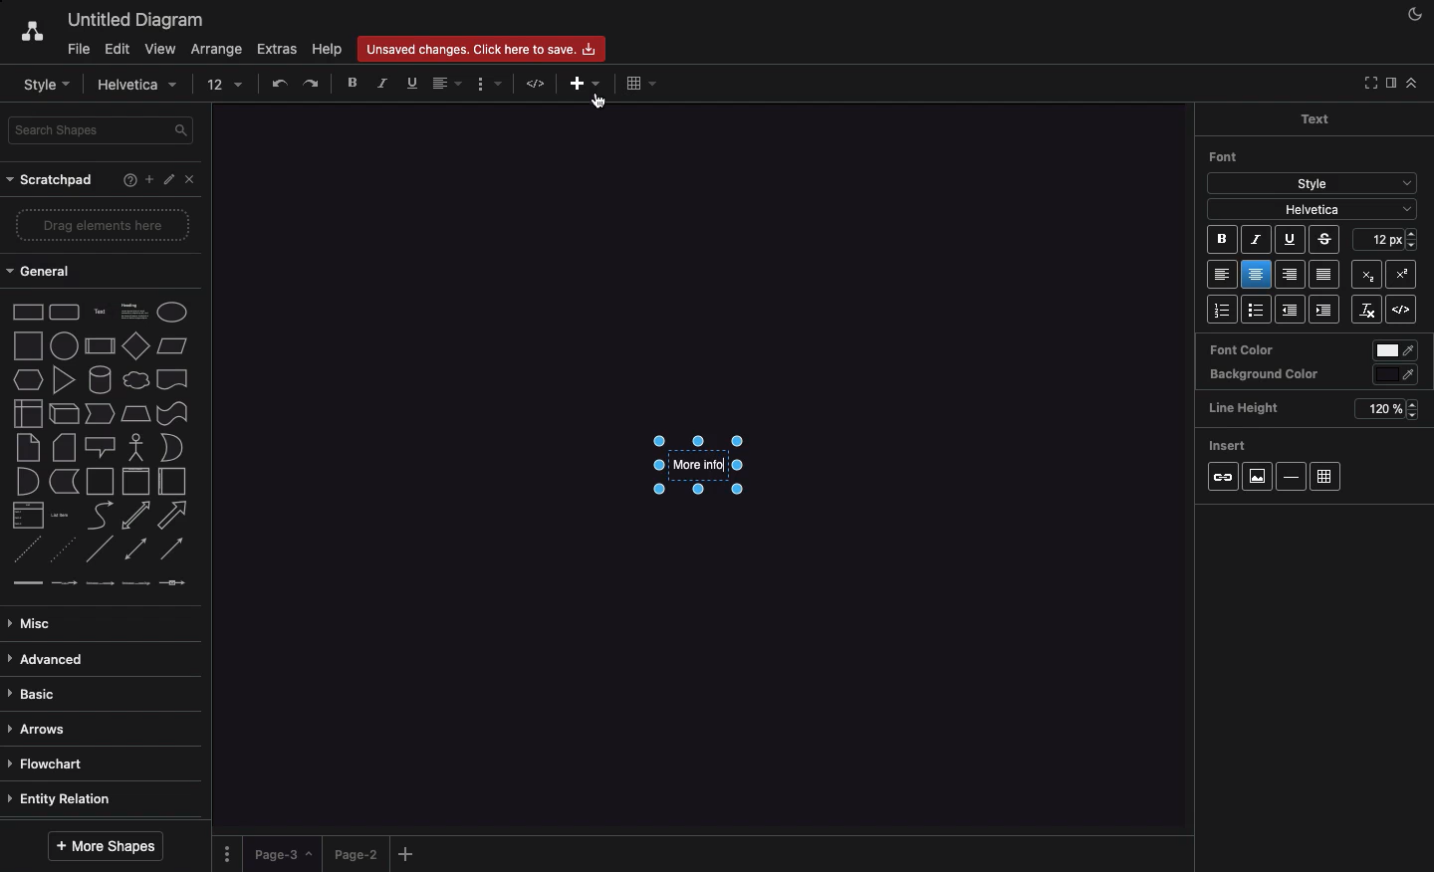 The image size is (1434, 872). Describe the element at coordinates (63, 800) in the screenshot. I see `Entity relation` at that location.